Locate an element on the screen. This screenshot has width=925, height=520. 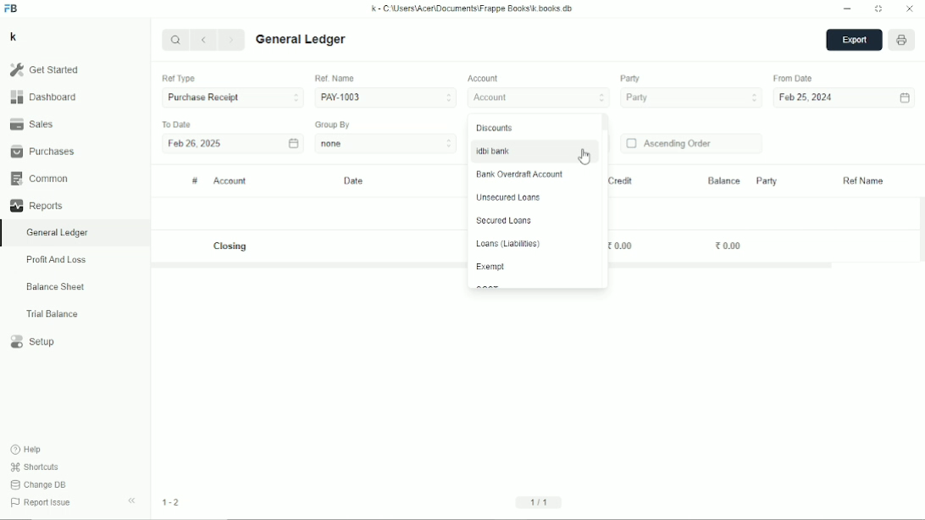
Calendar is located at coordinates (905, 98).